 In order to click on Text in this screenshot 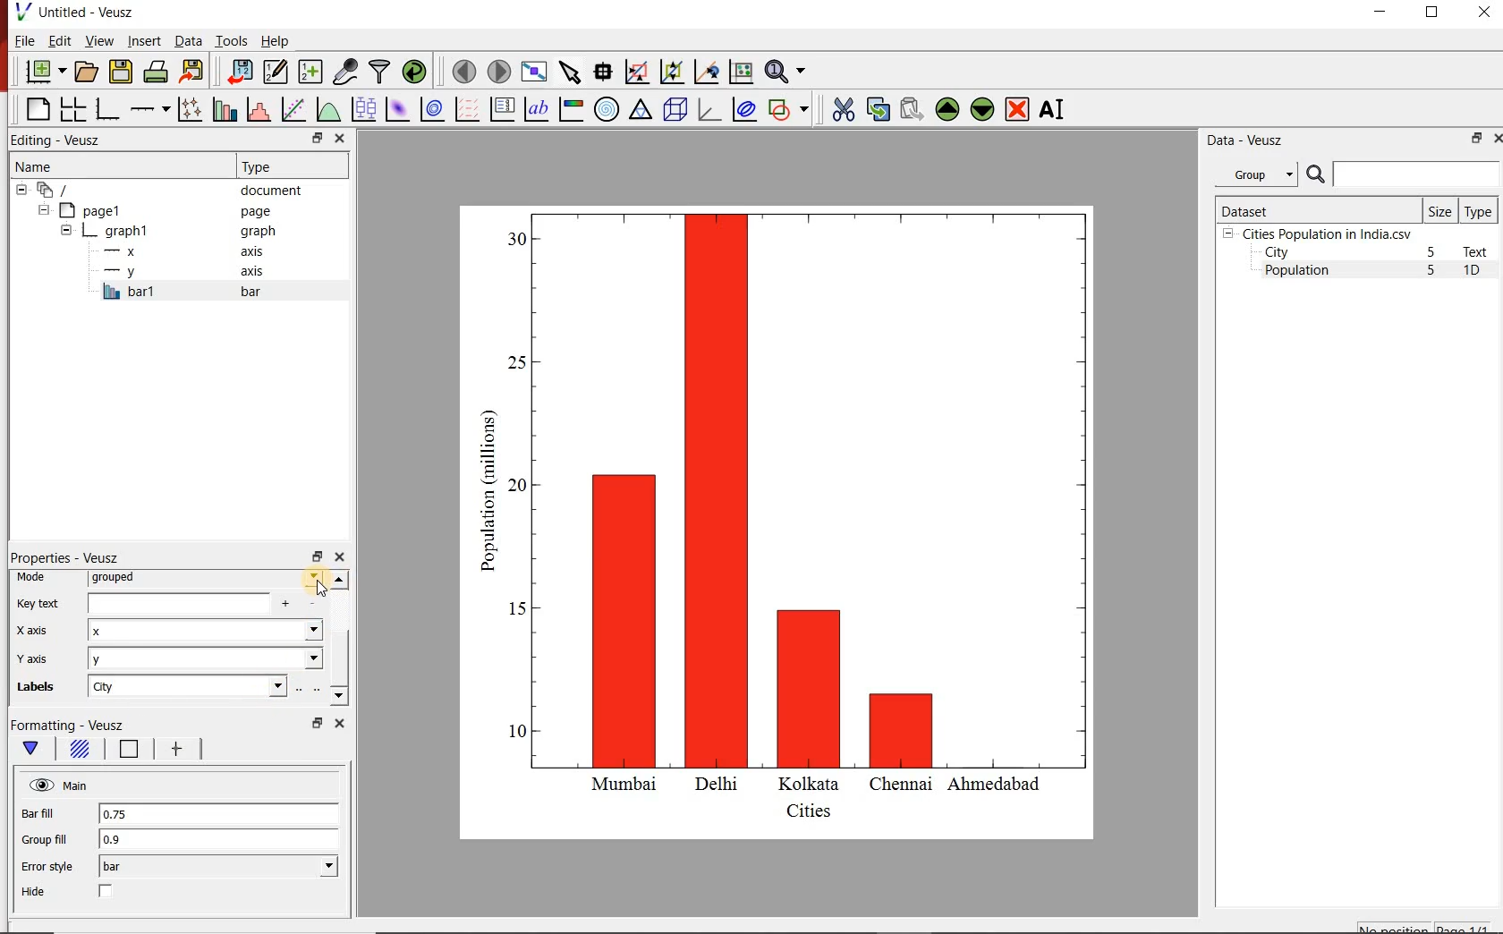, I will do `click(1479, 251)`.